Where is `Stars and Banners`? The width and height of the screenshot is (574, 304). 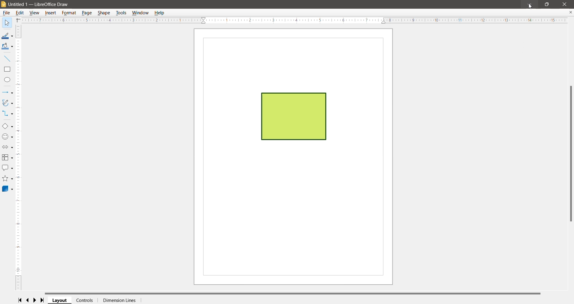 Stars and Banners is located at coordinates (7, 179).